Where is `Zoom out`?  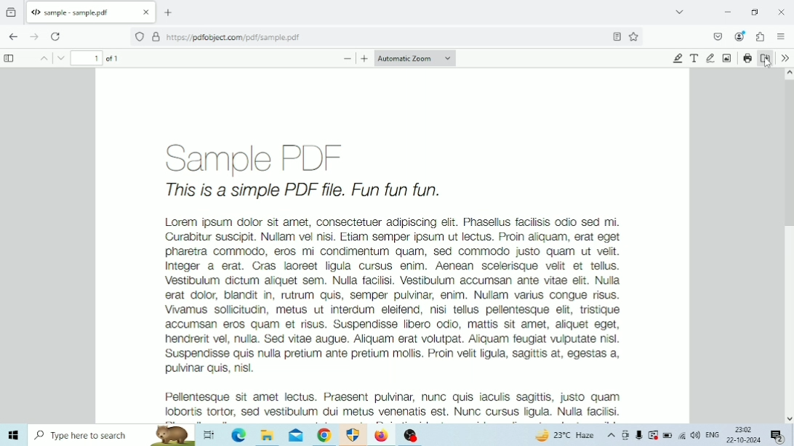 Zoom out is located at coordinates (348, 59).